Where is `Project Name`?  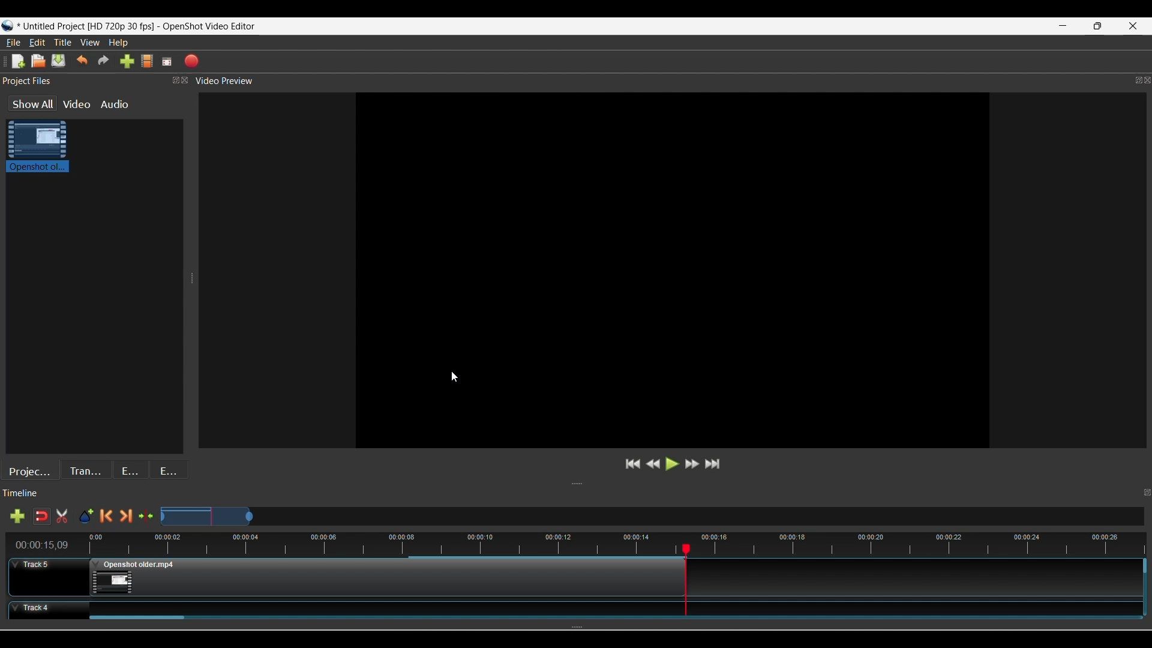
Project Name is located at coordinates (87, 26).